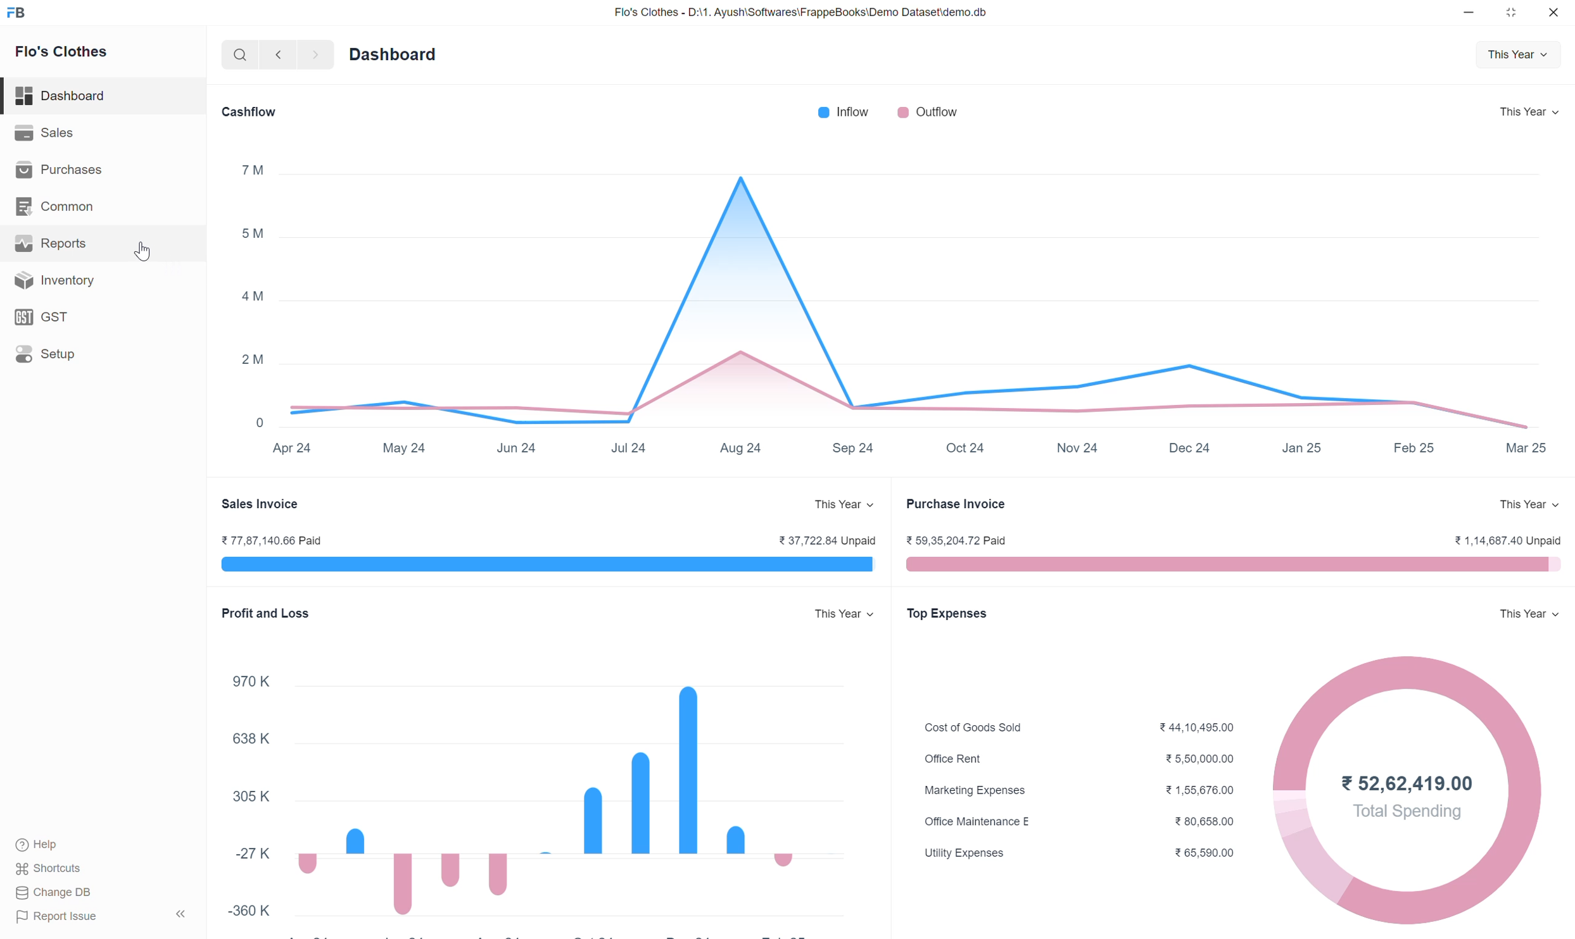 The width and height of the screenshot is (1575, 939). What do you see at coordinates (244, 739) in the screenshot?
I see `638 K` at bounding box center [244, 739].